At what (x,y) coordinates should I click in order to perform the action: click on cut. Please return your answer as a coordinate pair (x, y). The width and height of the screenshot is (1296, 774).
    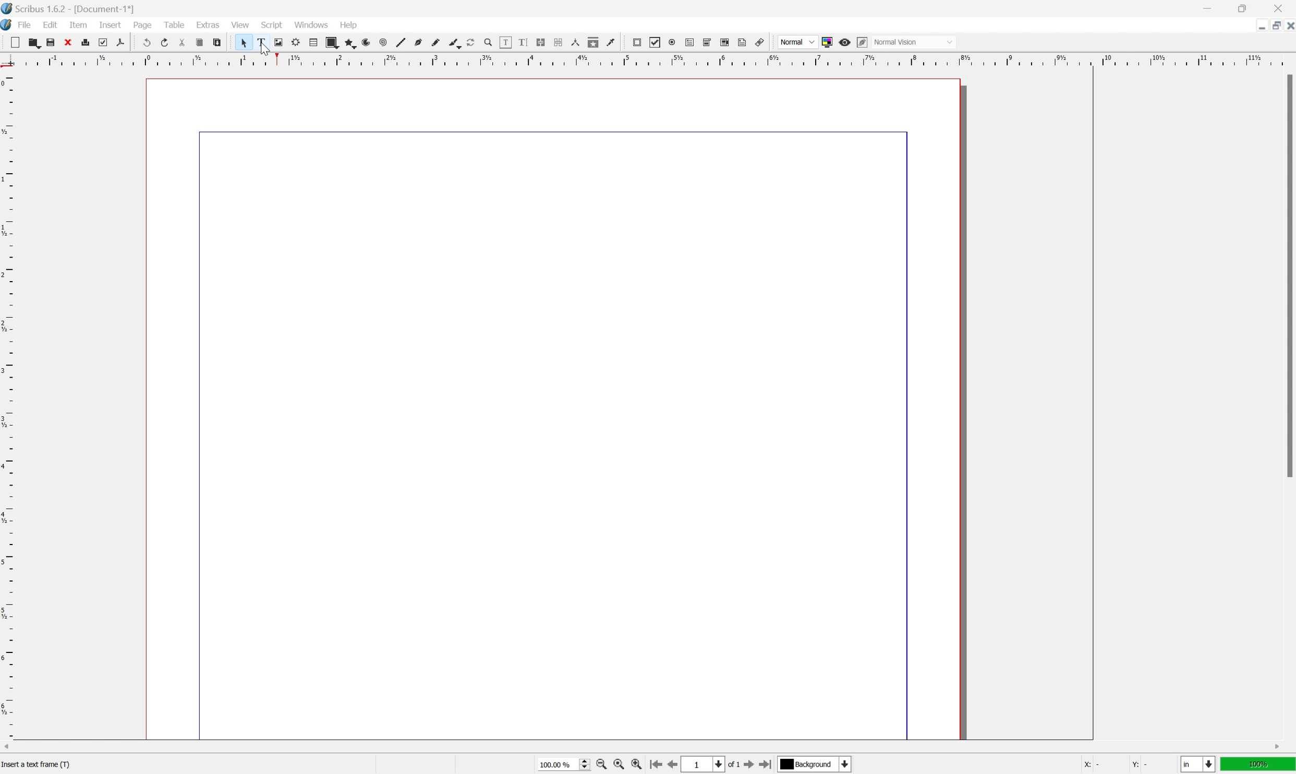
    Looking at the image, I should click on (182, 42).